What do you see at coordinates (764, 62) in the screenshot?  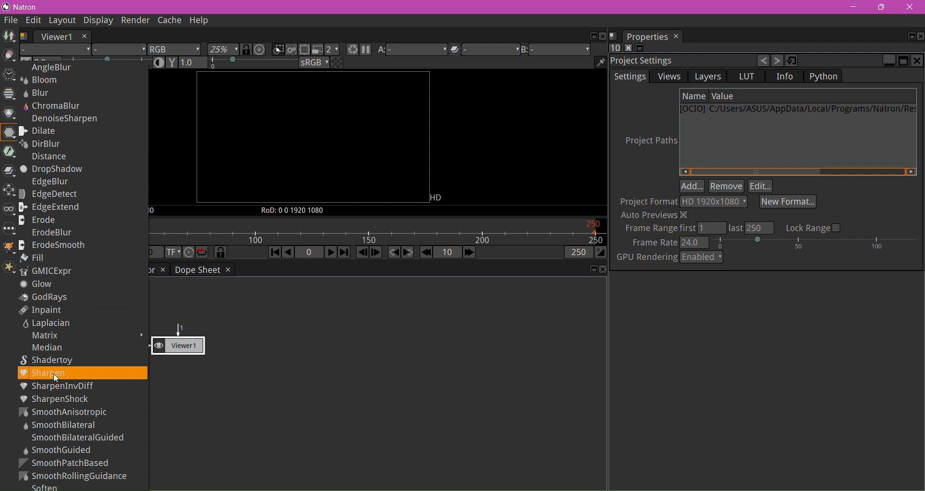 I see `Undo the last change made to this operator` at bounding box center [764, 62].